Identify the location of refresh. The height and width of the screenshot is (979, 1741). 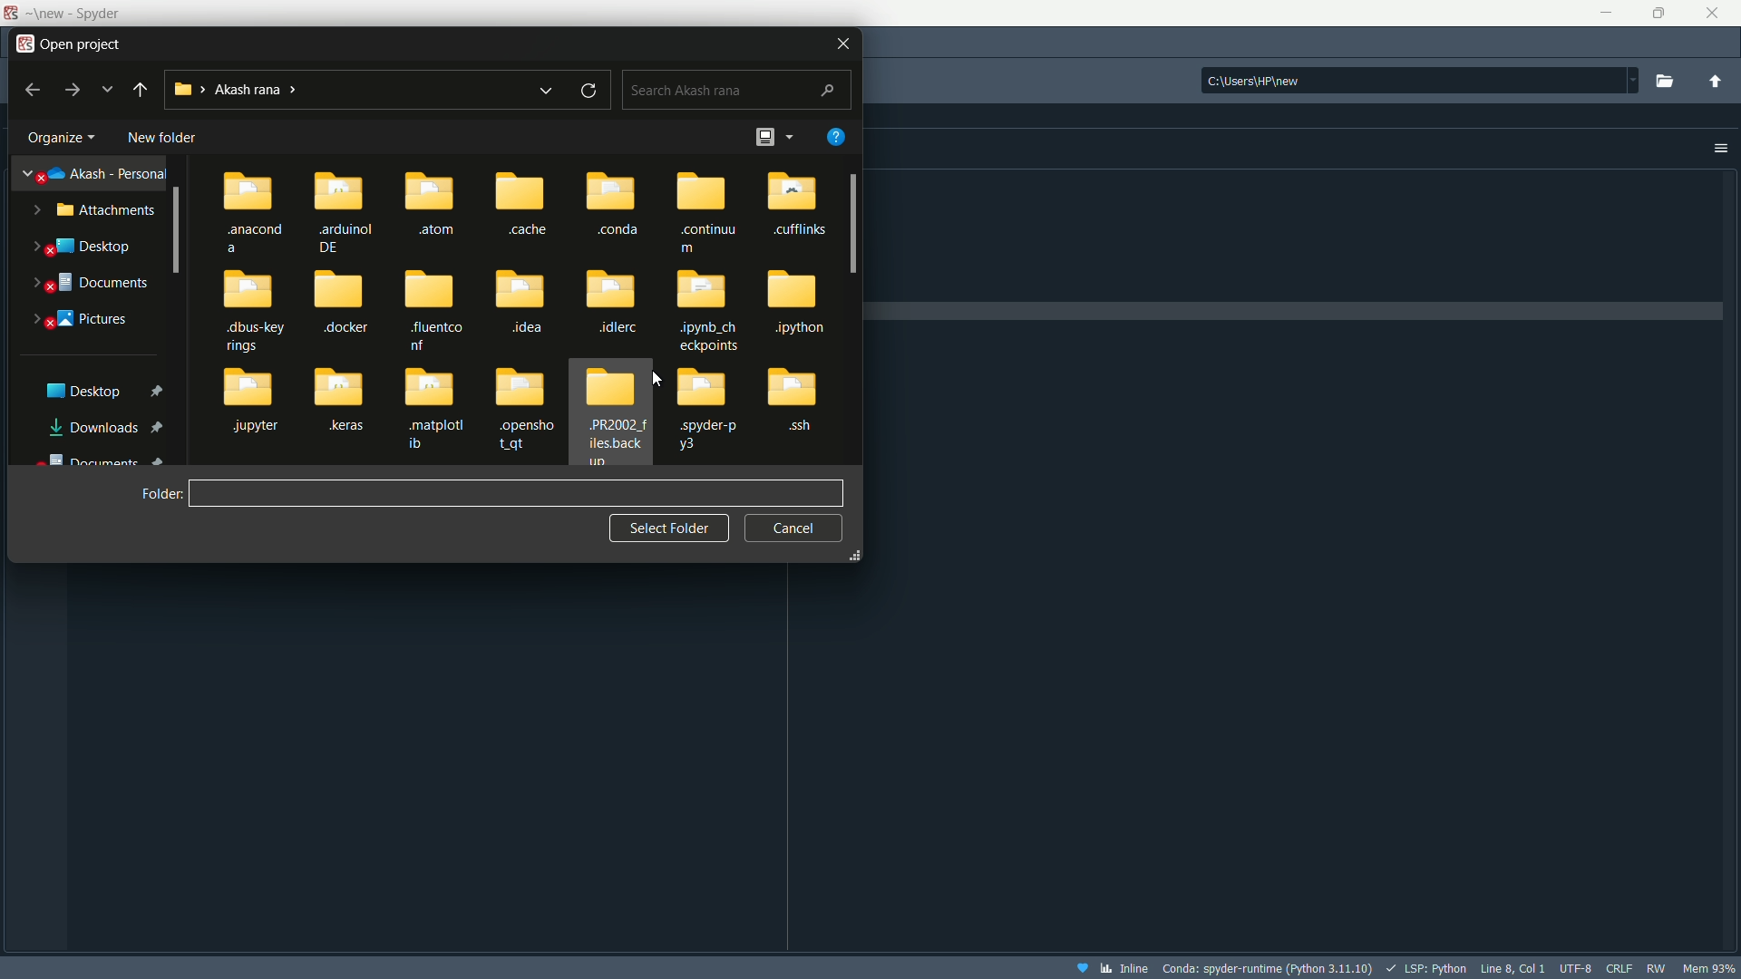
(589, 89).